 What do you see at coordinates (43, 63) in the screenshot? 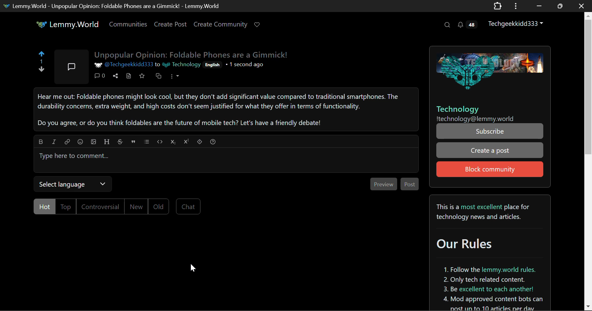
I see `Post Votes Counter` at bounding box center [43, 63].